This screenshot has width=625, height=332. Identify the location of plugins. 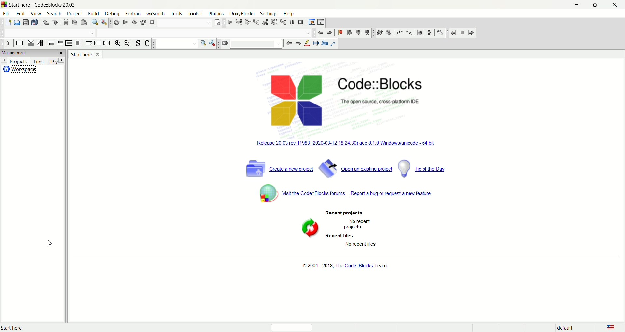
(217, 14).